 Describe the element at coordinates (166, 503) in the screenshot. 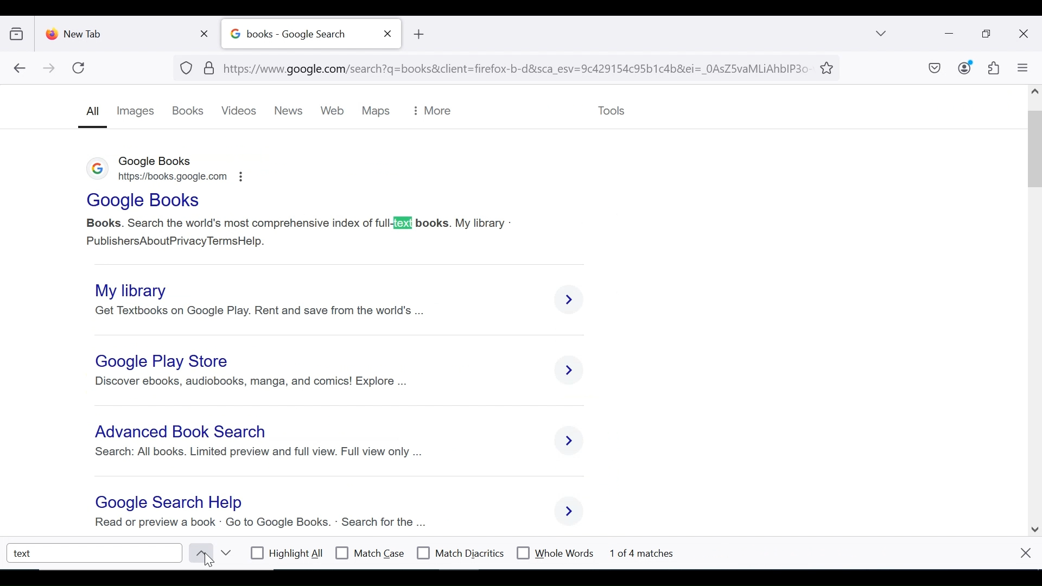

I see `google search help` at that location.